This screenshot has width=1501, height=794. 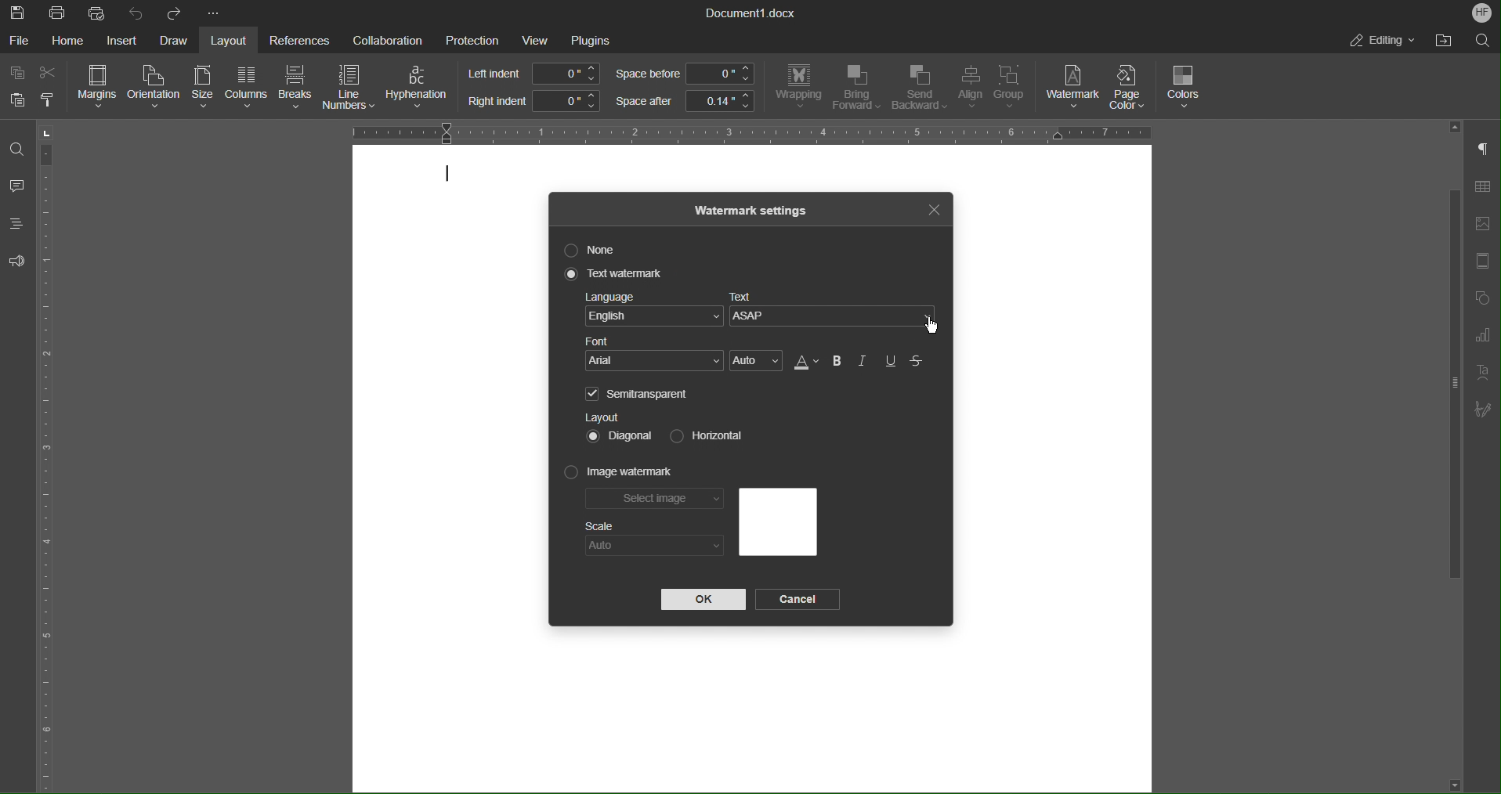 What do you see at coordinates (836, 312) in the screenshot?
I see `Text` at bounding box center [836, 312].